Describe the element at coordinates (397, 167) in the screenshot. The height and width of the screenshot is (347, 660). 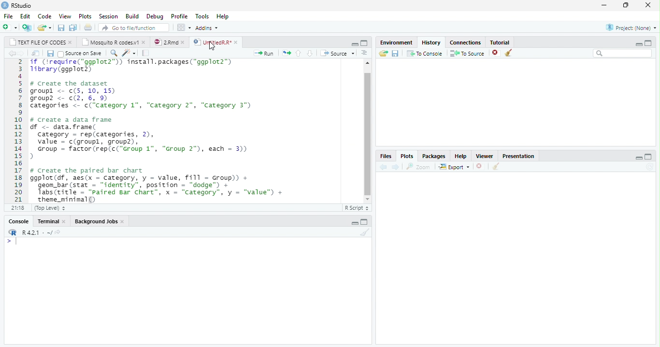
I see `next plot` at that location.